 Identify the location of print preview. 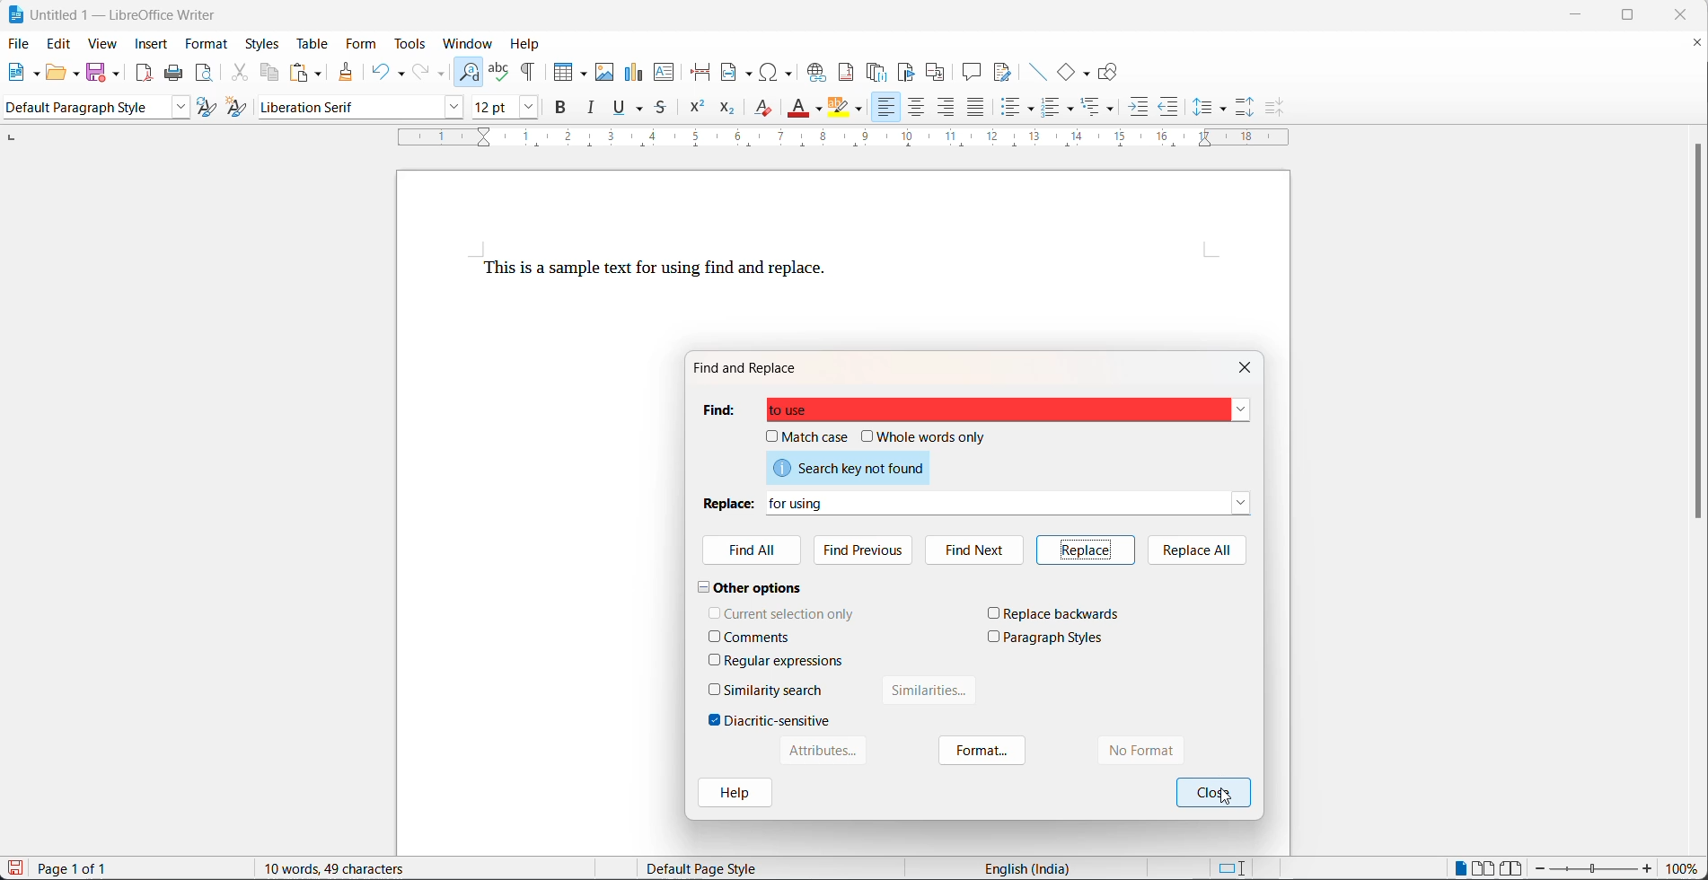
(206, 75).